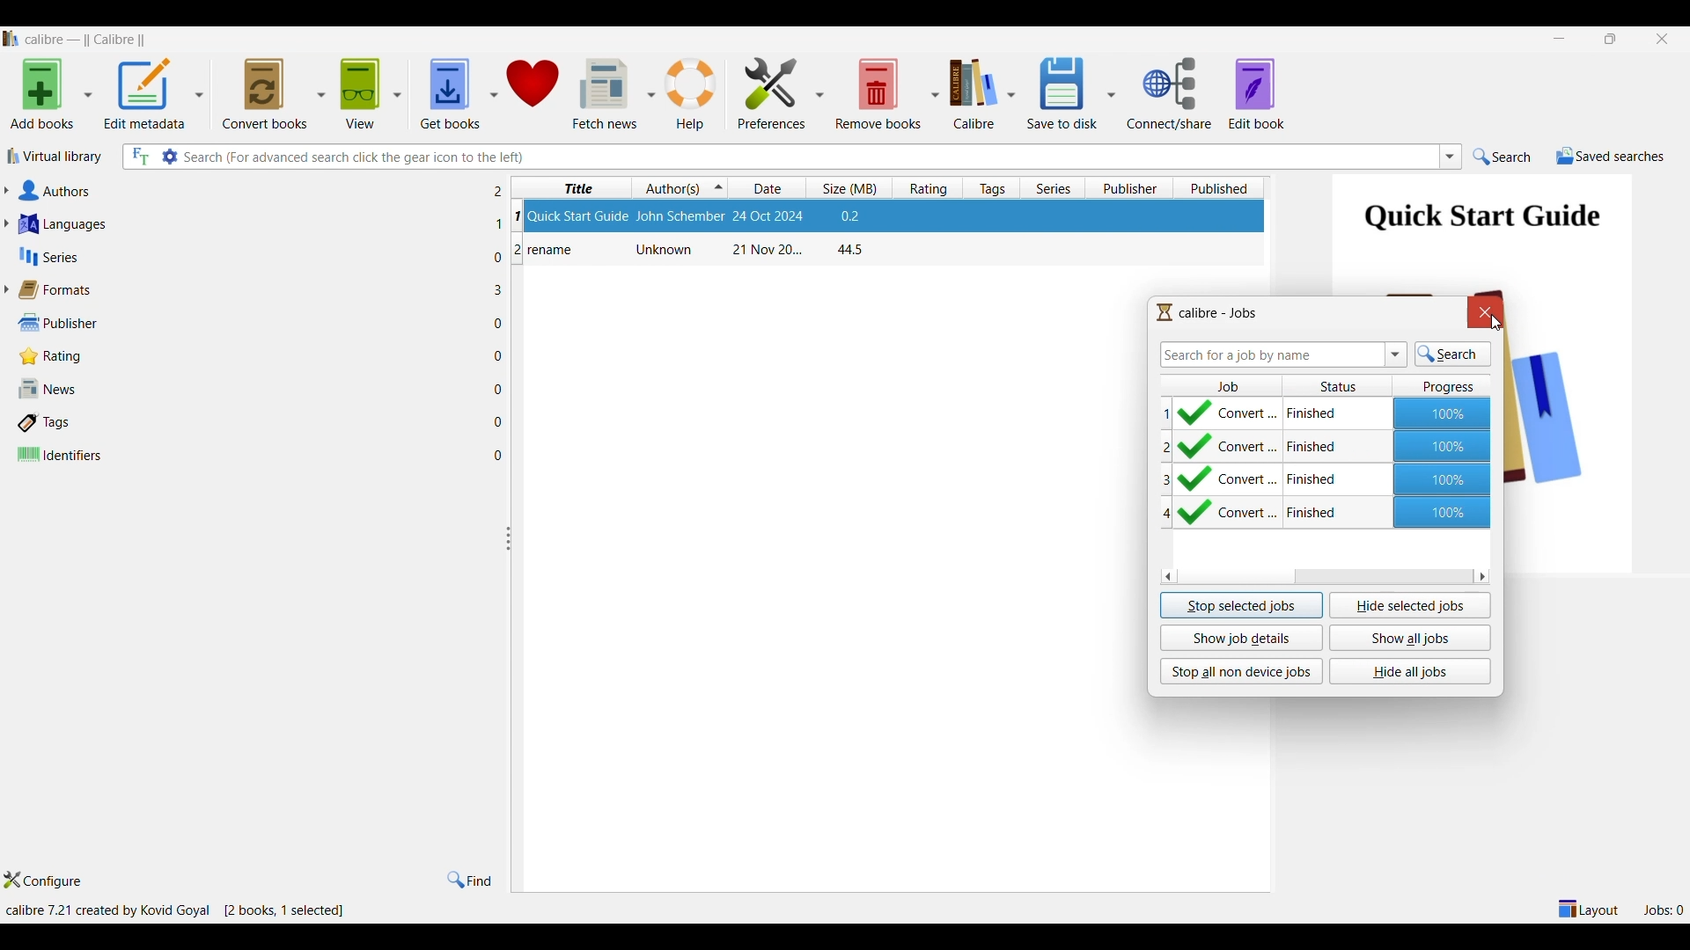 Image resolution: width=1690 pixels, height=950 pixels. Describe the element at coordinates (321, 92) in the screenshot. I see `Convert book options` at that location.